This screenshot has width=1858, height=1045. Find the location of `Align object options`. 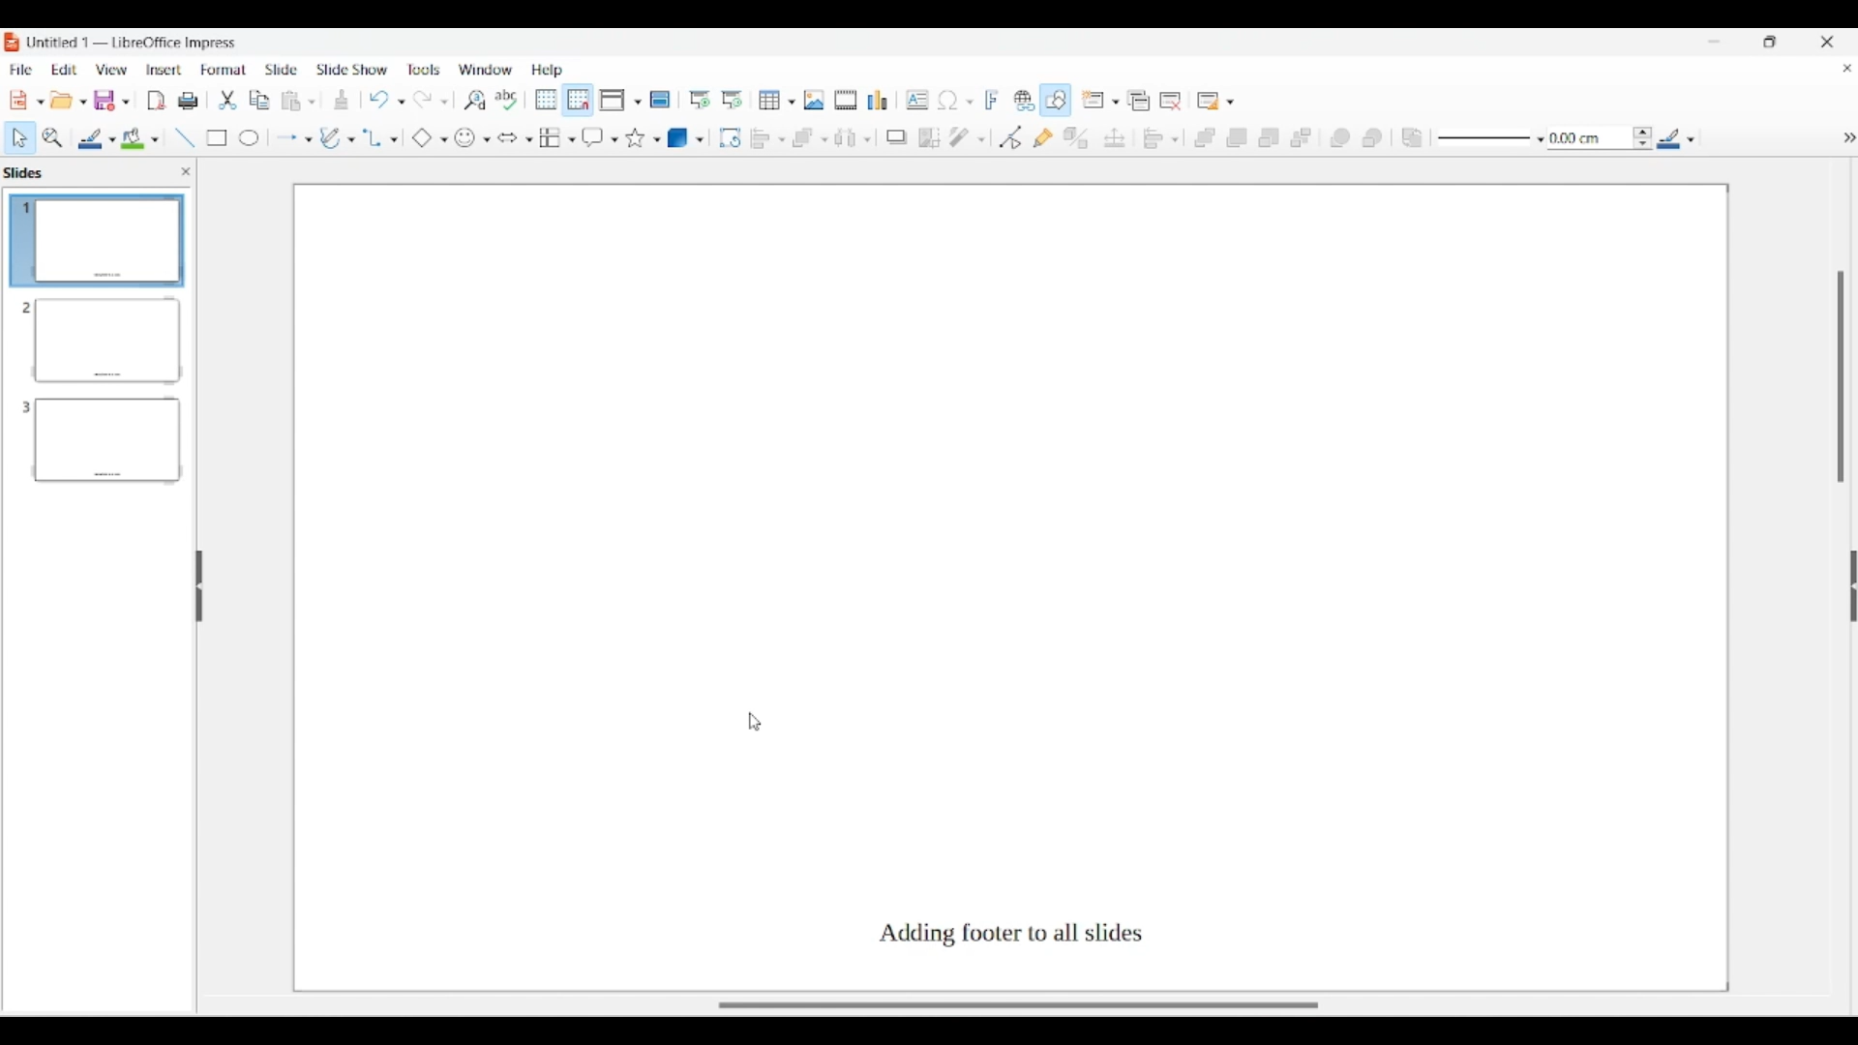

Align object options is located at coordinates (768, 139).